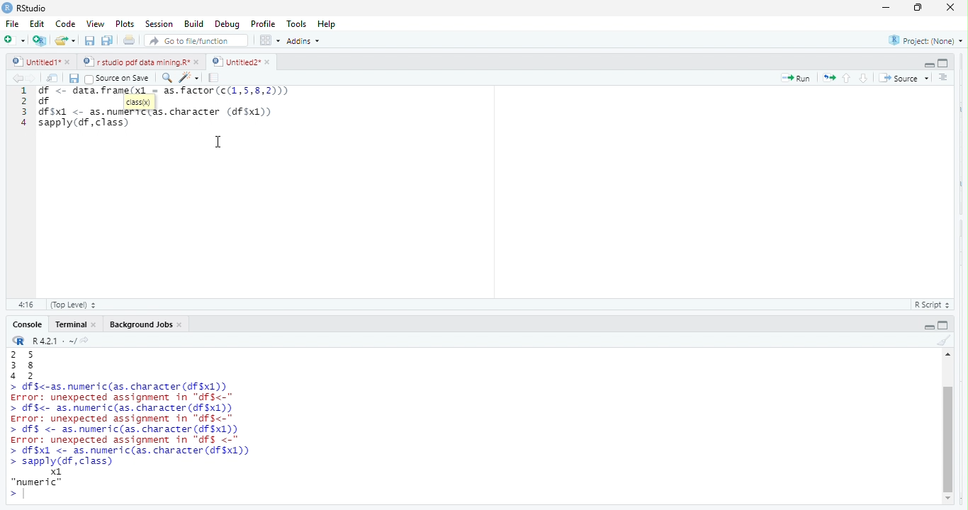 The image size is (968, 510). What do you see at coordinates (29, 324) in the screenshot?
I see `Console` at bounding box center [29, 324].